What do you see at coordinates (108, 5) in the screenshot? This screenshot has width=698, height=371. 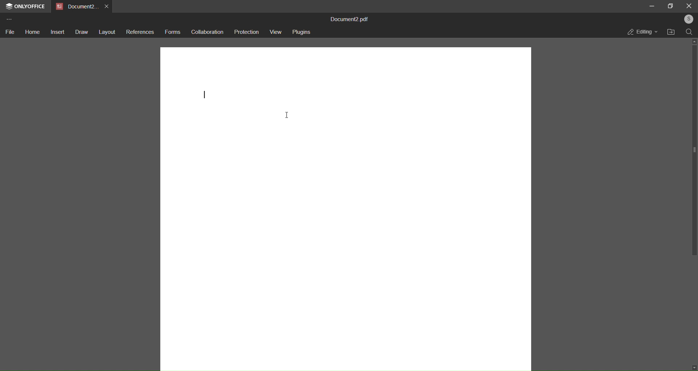 I see `close tab` at bounding box center [108, 5].